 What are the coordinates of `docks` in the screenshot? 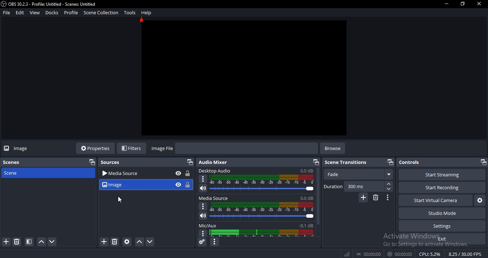 It's located at (52, 13).